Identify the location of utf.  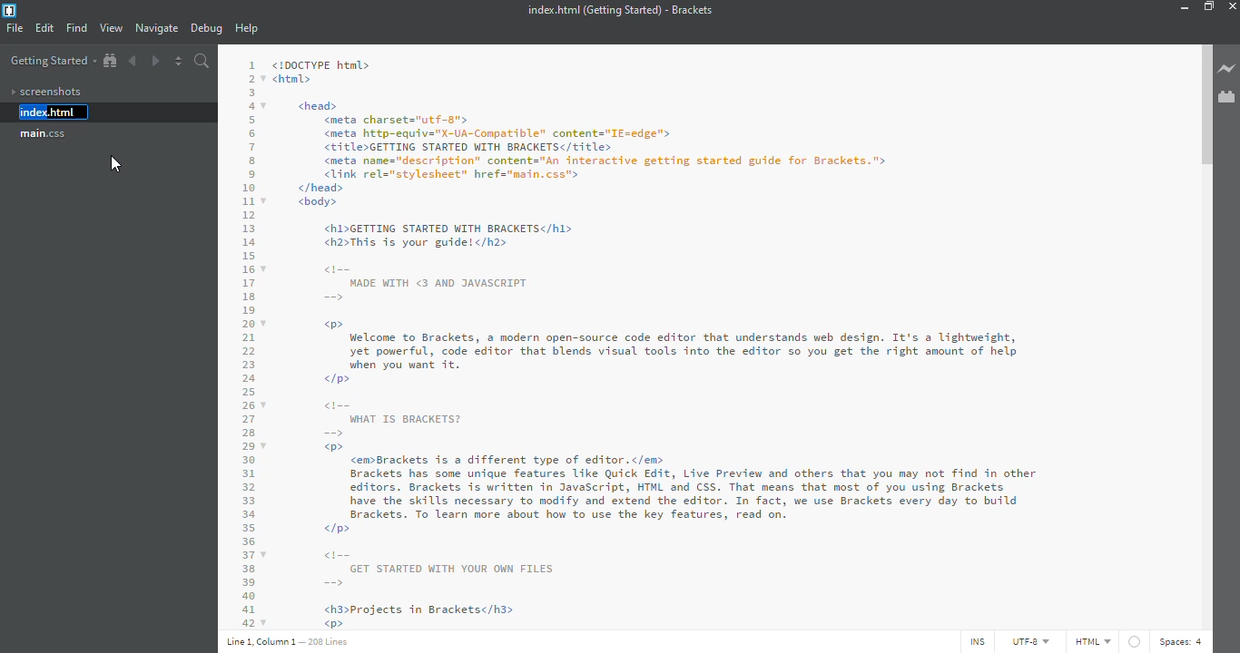
(1024, 642).